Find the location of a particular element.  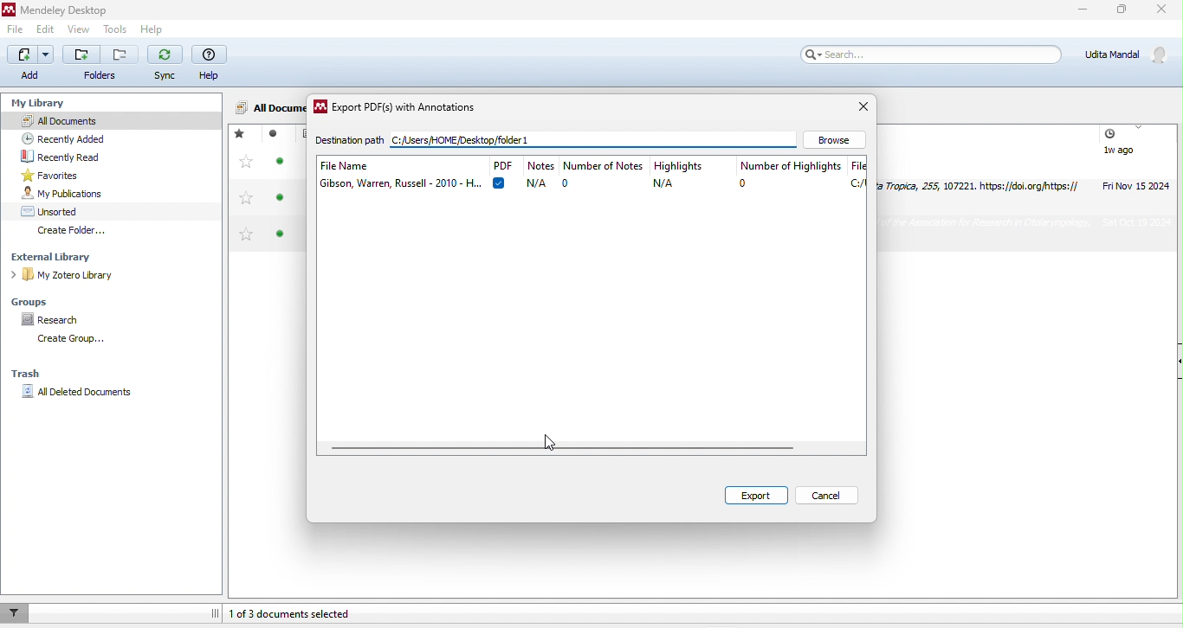

pdf is located at coordinates (501, 172).